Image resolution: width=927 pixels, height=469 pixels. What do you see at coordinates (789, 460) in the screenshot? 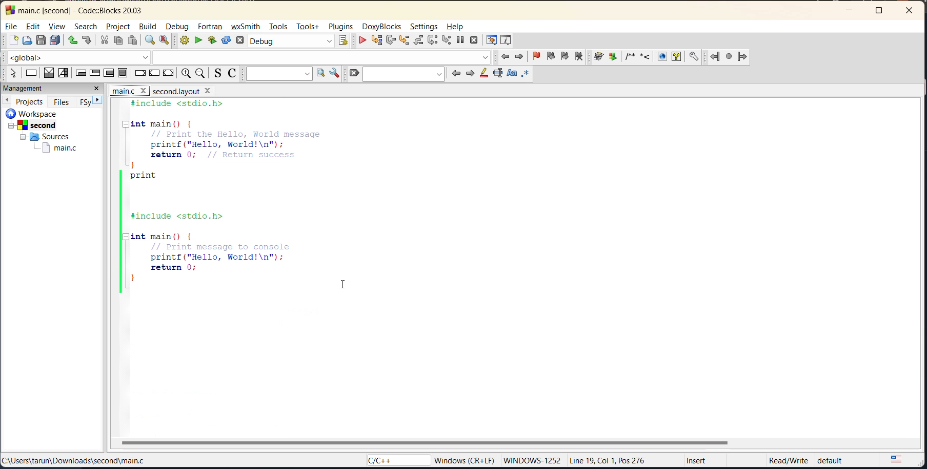
I see `‘Read/Write` at bounding box center [789, 460].